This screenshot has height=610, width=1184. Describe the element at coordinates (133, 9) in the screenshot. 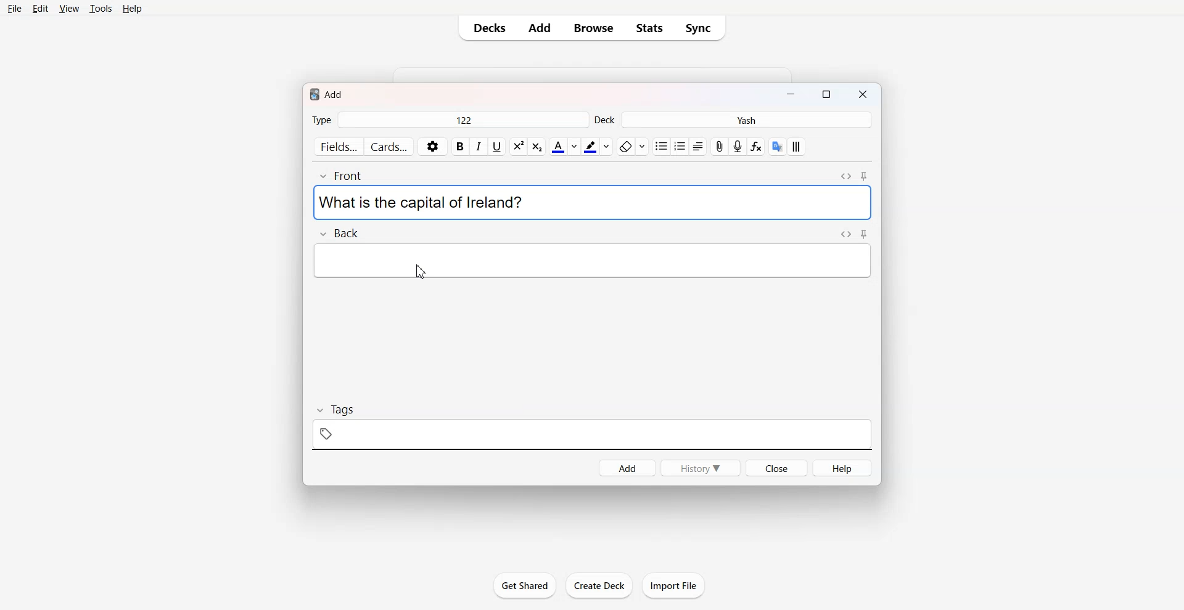

I see `Help` at that location.